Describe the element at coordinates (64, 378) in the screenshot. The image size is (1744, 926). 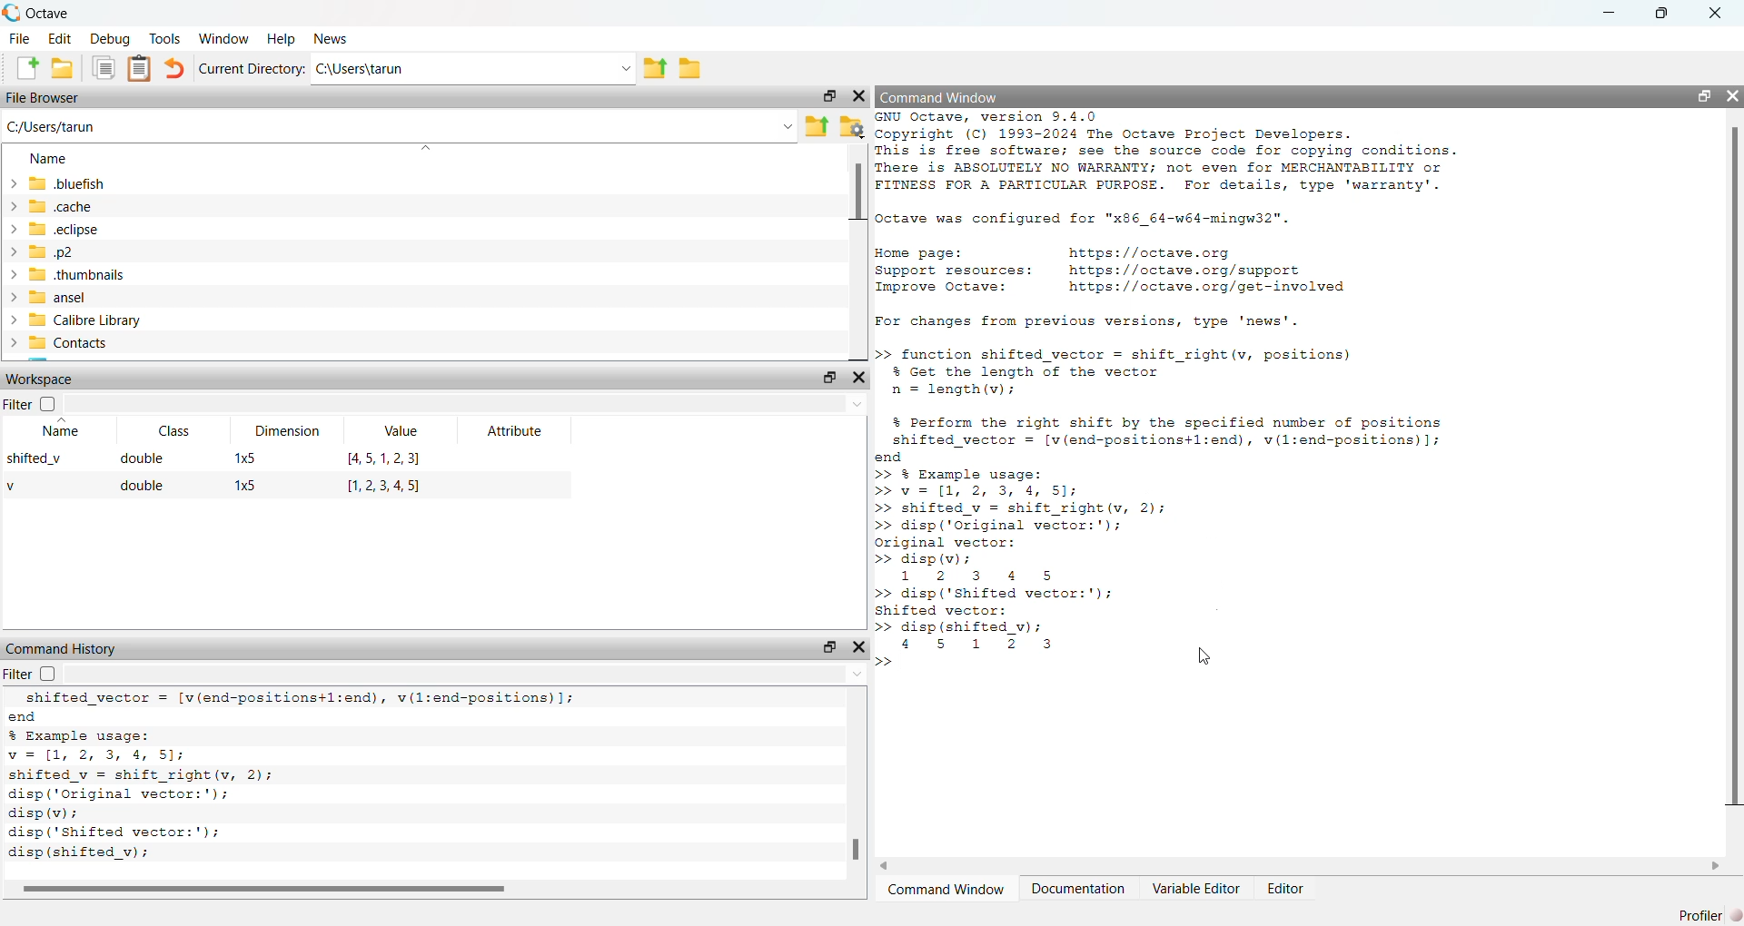
I see `workspace` at that location.